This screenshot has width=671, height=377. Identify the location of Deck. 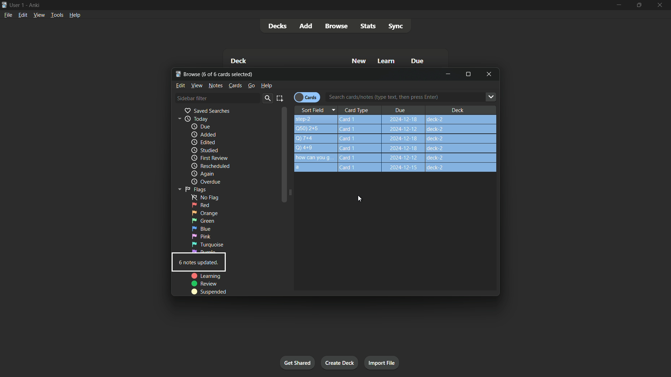
(457, 110).